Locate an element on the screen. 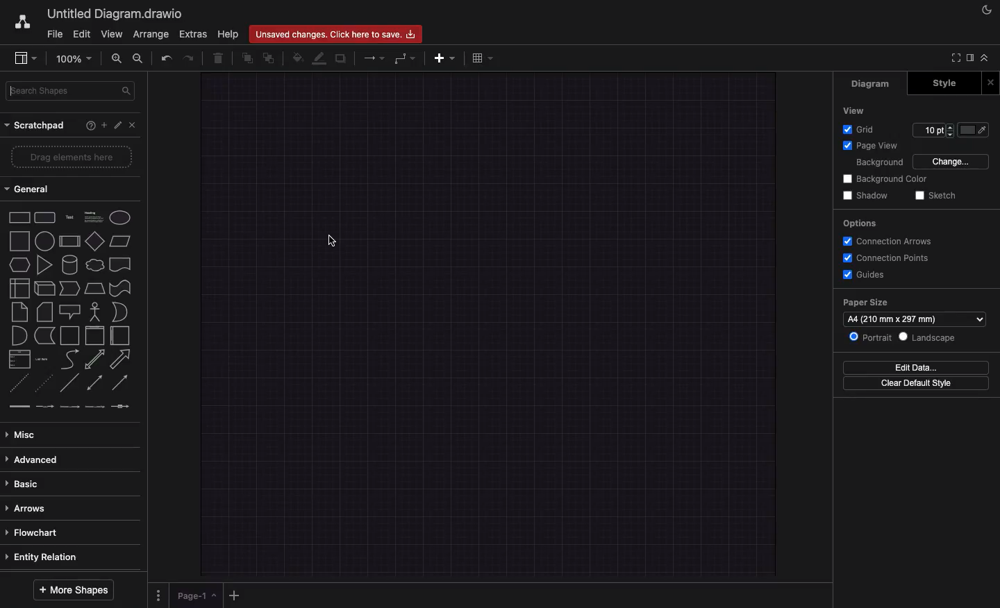  Size is located at coordinates (933, 130).